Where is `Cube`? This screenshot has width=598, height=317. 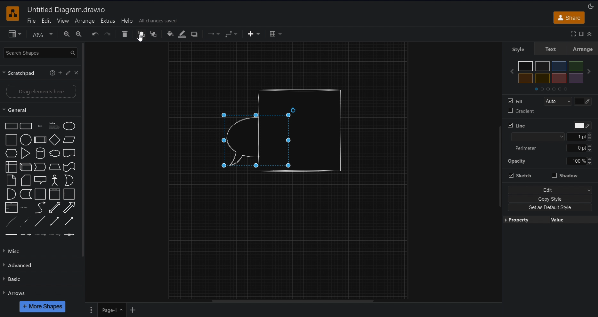
Cube is located at coordinates (25, 167).